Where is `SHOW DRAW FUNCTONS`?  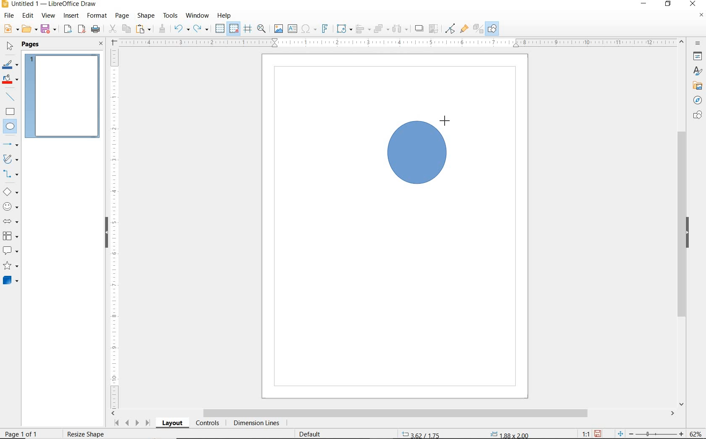
SHOW DRAW FUNCTONS is located at coordinates (492, 29).